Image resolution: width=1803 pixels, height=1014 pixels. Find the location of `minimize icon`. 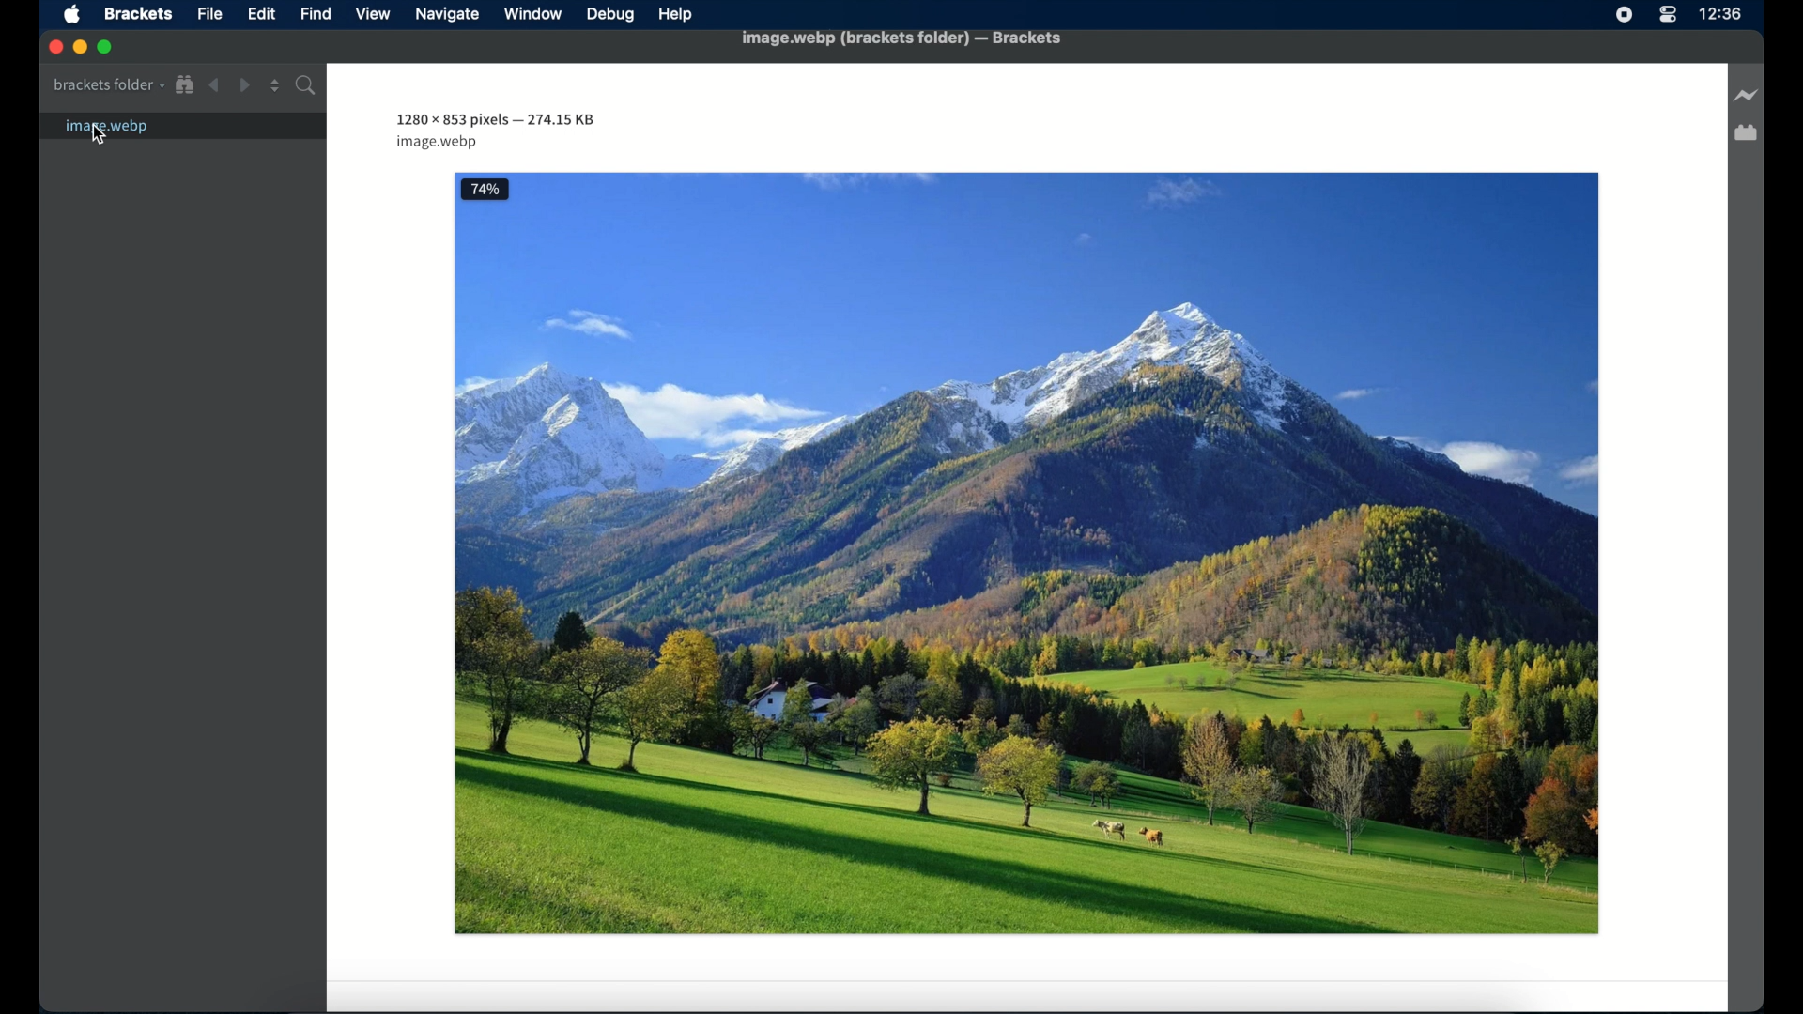

minimize icon is located at coordinates (80, 48).